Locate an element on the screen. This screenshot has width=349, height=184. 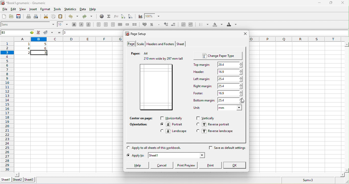
chart is located at coordinates (141, 16).